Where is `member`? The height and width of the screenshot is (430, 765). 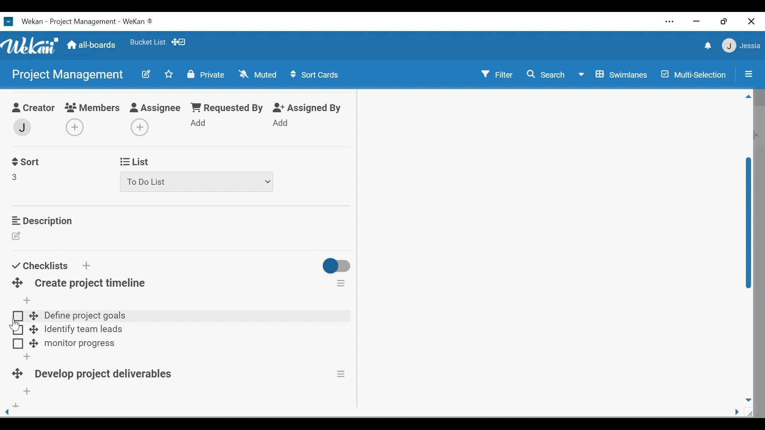 member is located at coordinates (21, 127).